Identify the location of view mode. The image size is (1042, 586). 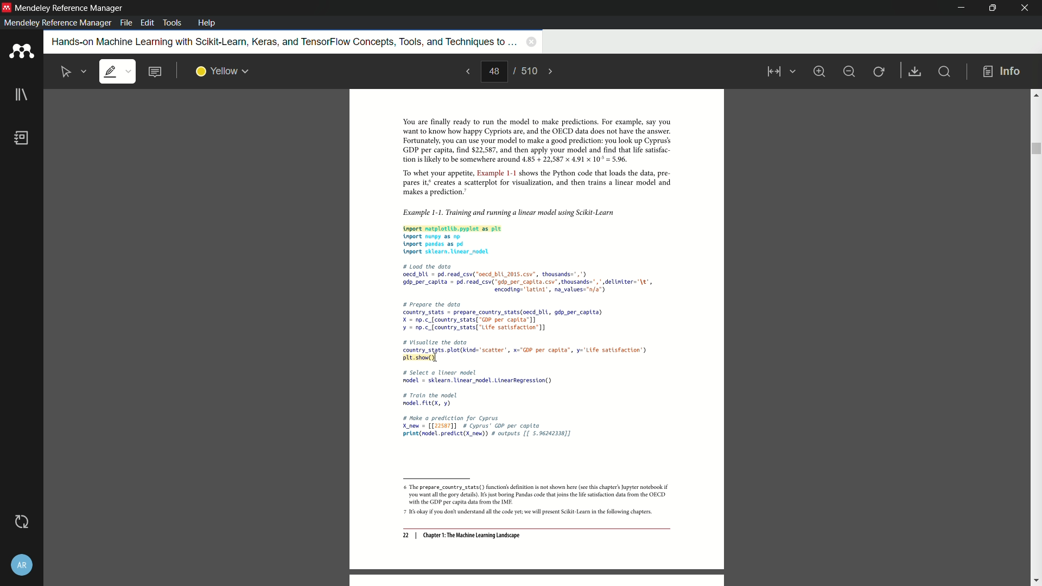
(779, 72).